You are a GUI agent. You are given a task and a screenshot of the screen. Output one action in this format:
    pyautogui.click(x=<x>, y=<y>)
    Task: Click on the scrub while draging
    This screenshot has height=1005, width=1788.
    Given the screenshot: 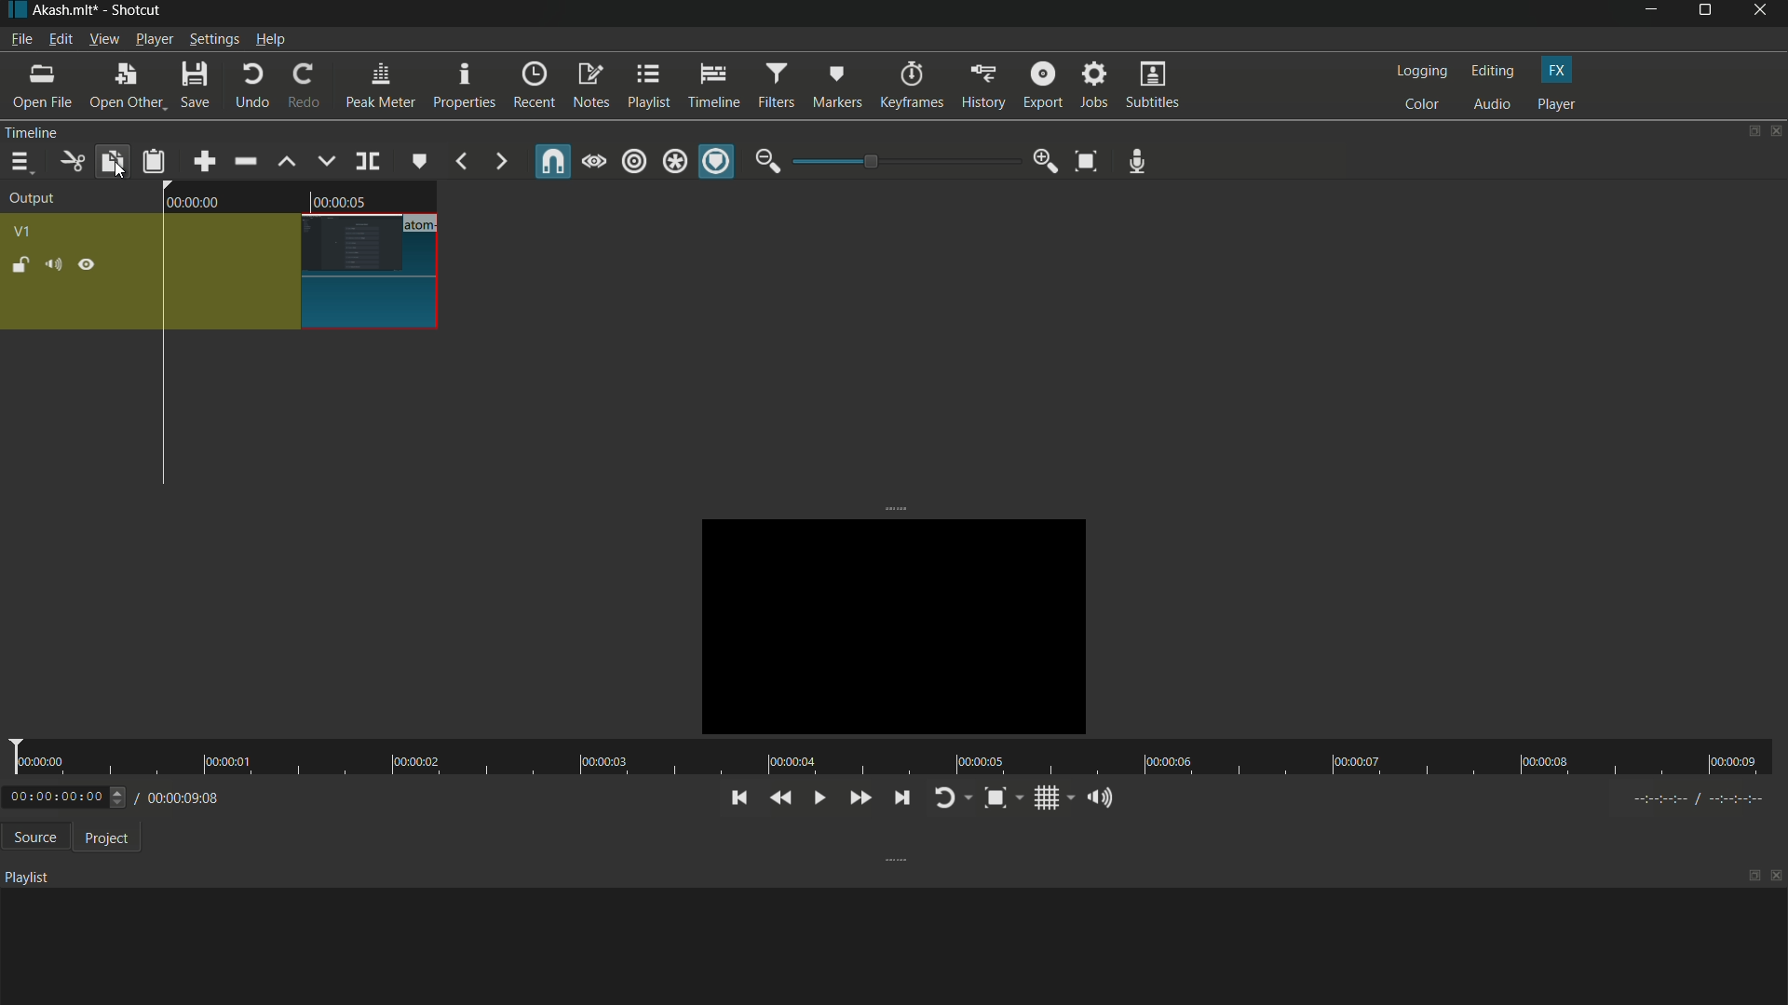 What is the action you would take?
    pyautogui.click(x=595, y=161)
    